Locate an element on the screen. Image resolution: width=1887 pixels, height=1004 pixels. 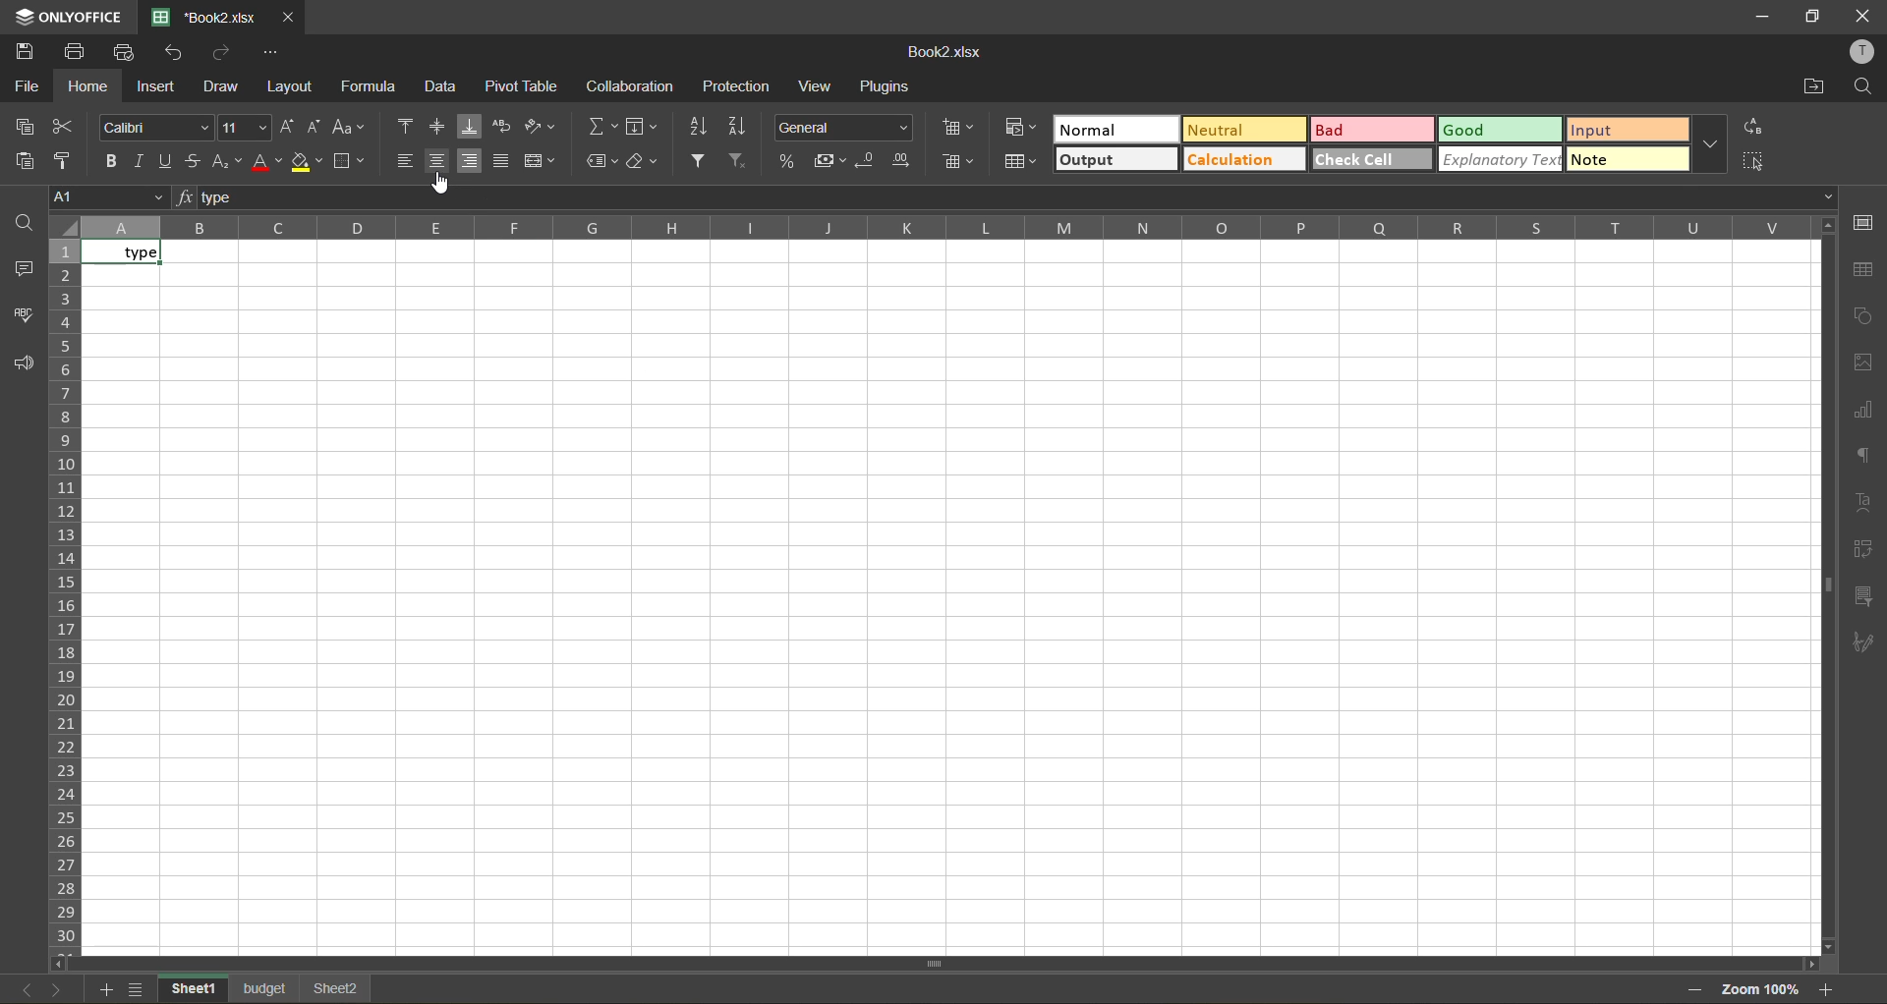
sheet list is located at coordinates (142, 987).